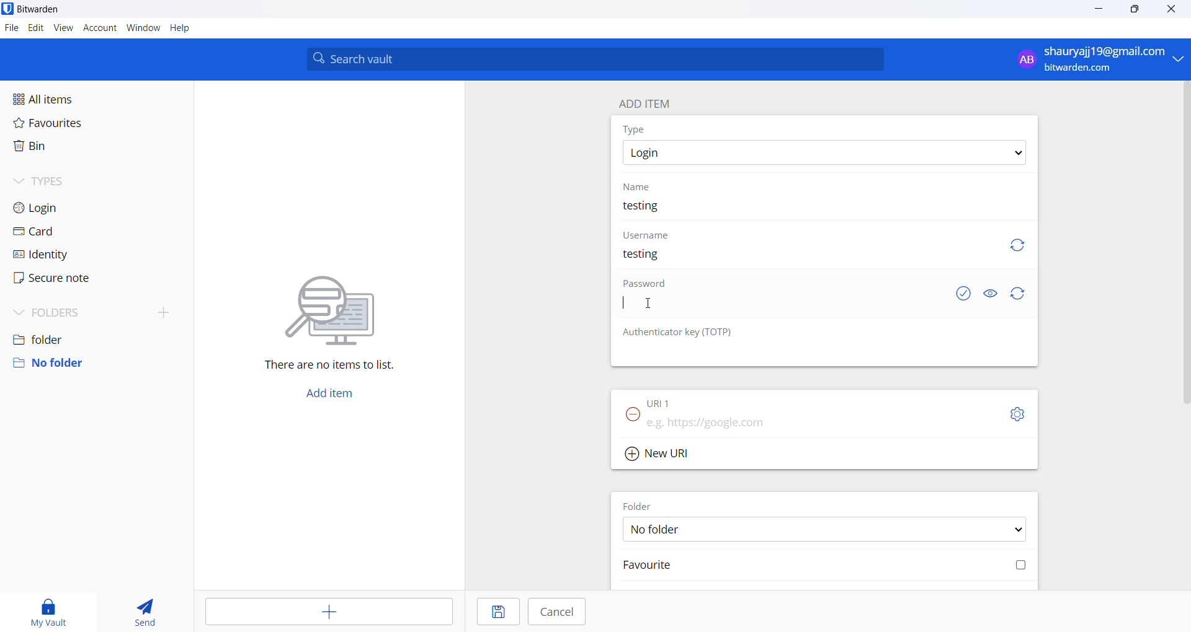 This screenshot has height=632, width=1191. I want to click on Add new URL, so click(661, 454).